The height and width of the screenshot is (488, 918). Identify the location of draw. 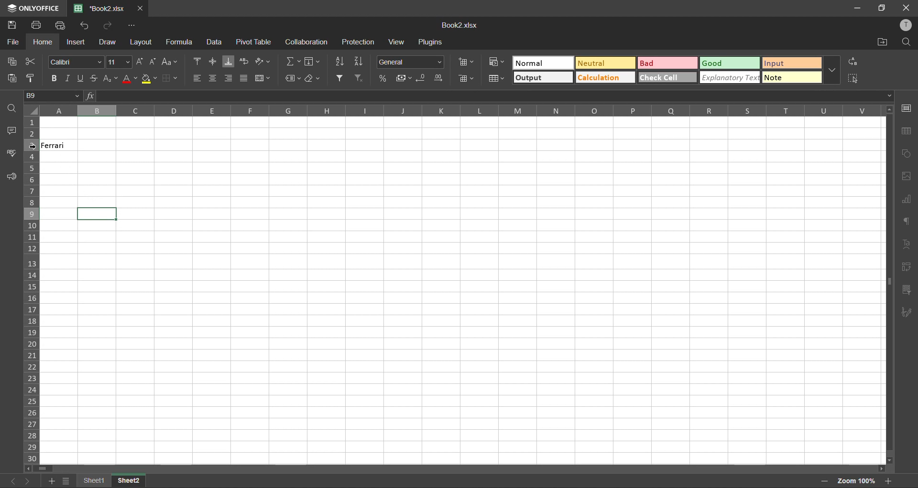
(108, 41).